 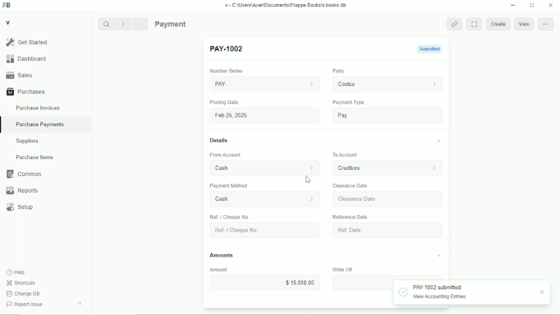 I want to click on $15,000, so click(x=264, y=282).